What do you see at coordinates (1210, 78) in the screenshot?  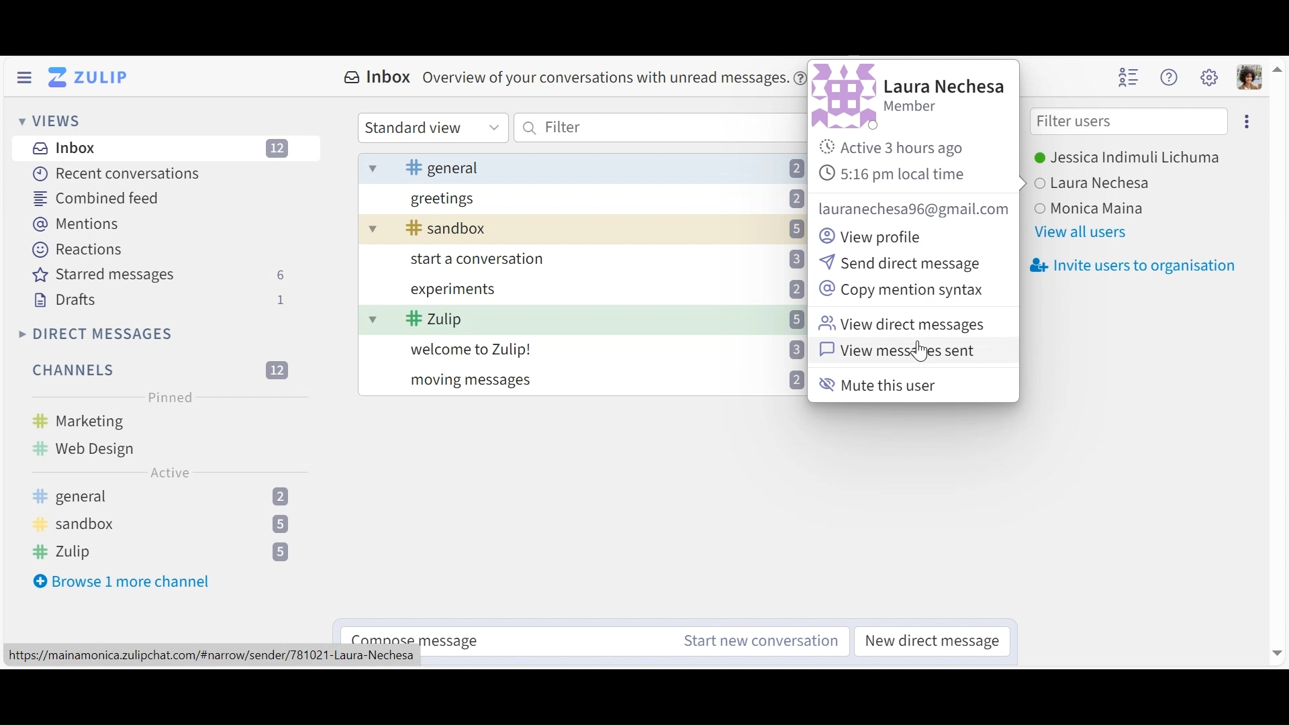 I see `Main menu` at bounding box center [1210, 78].